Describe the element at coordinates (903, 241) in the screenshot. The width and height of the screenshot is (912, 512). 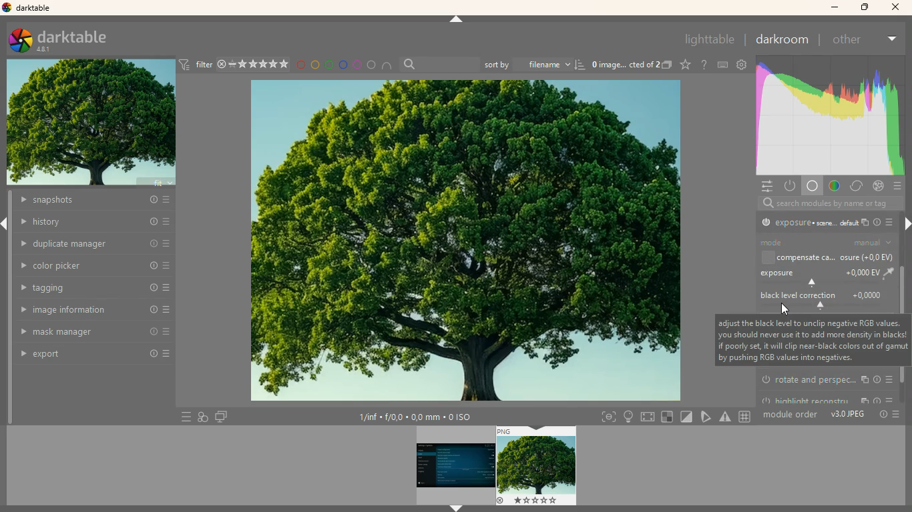
I see `scroll` at that location.